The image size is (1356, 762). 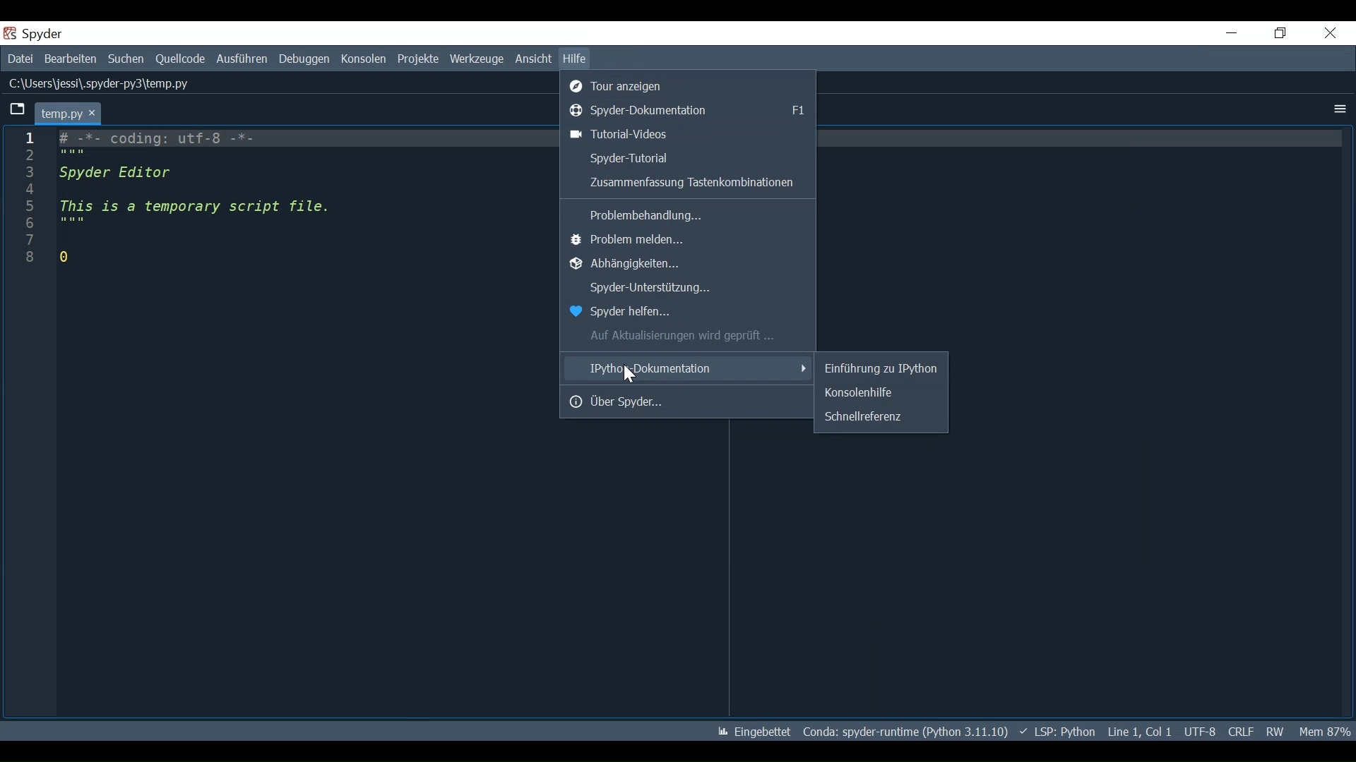 I want to click on Tutorial Videos, so click(x=688, y=134).